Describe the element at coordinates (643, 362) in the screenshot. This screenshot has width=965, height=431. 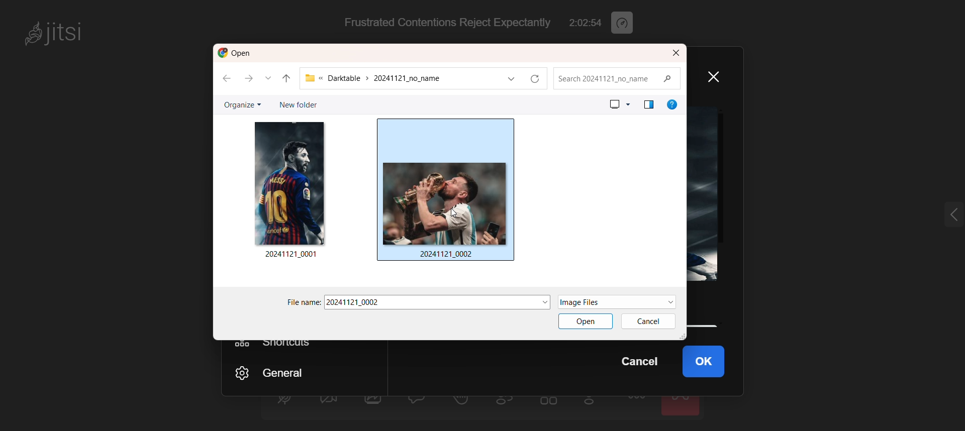
I see `cancel` at that location.